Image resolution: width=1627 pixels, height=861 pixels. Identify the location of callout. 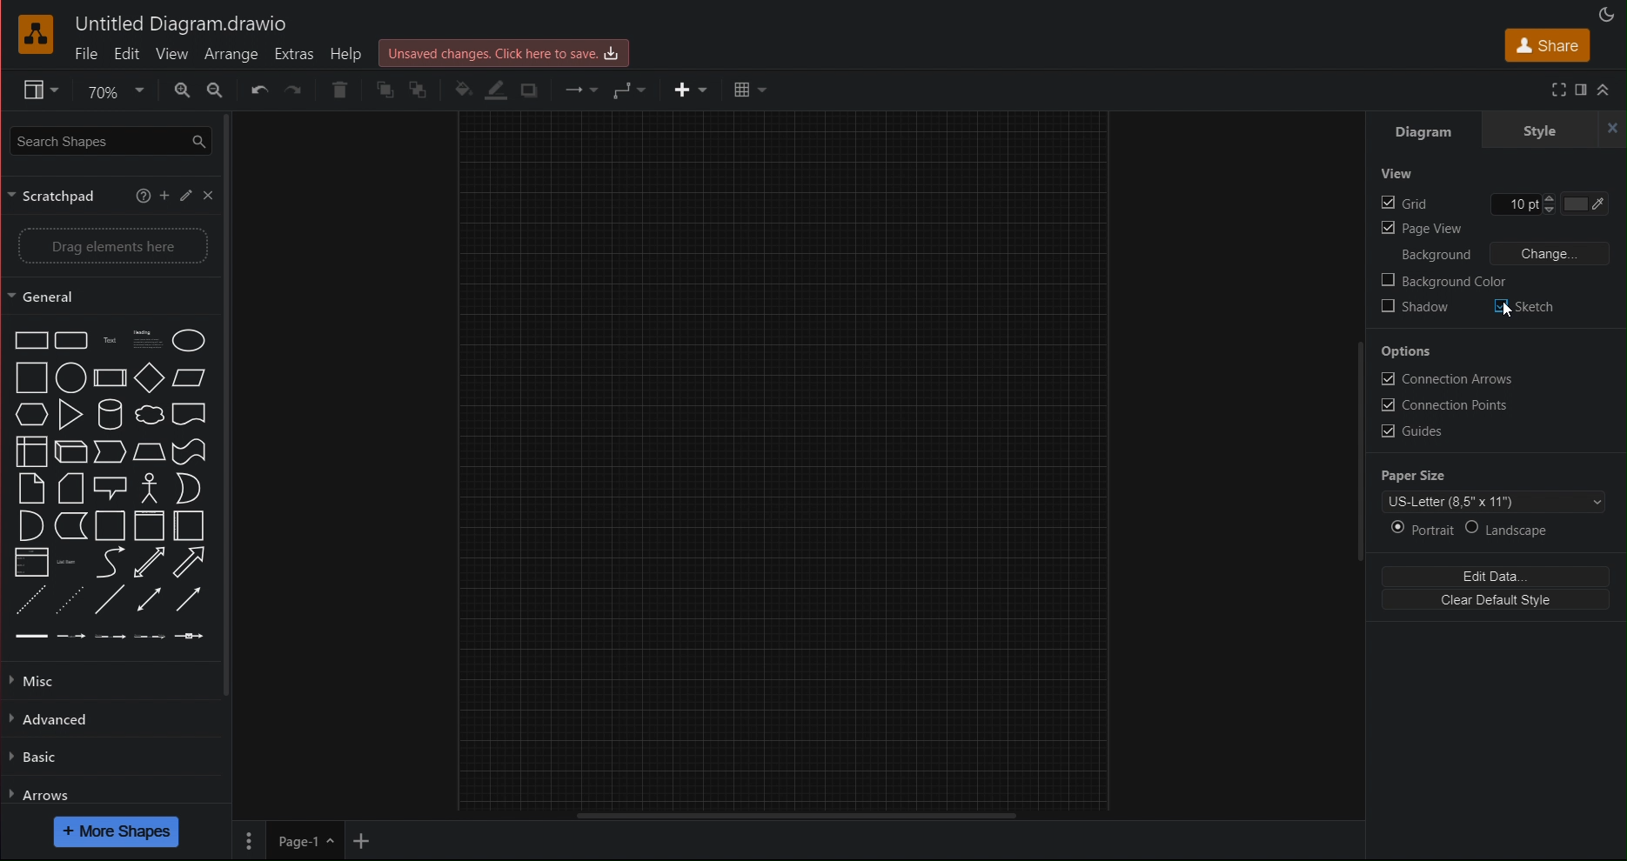
(110, 488).